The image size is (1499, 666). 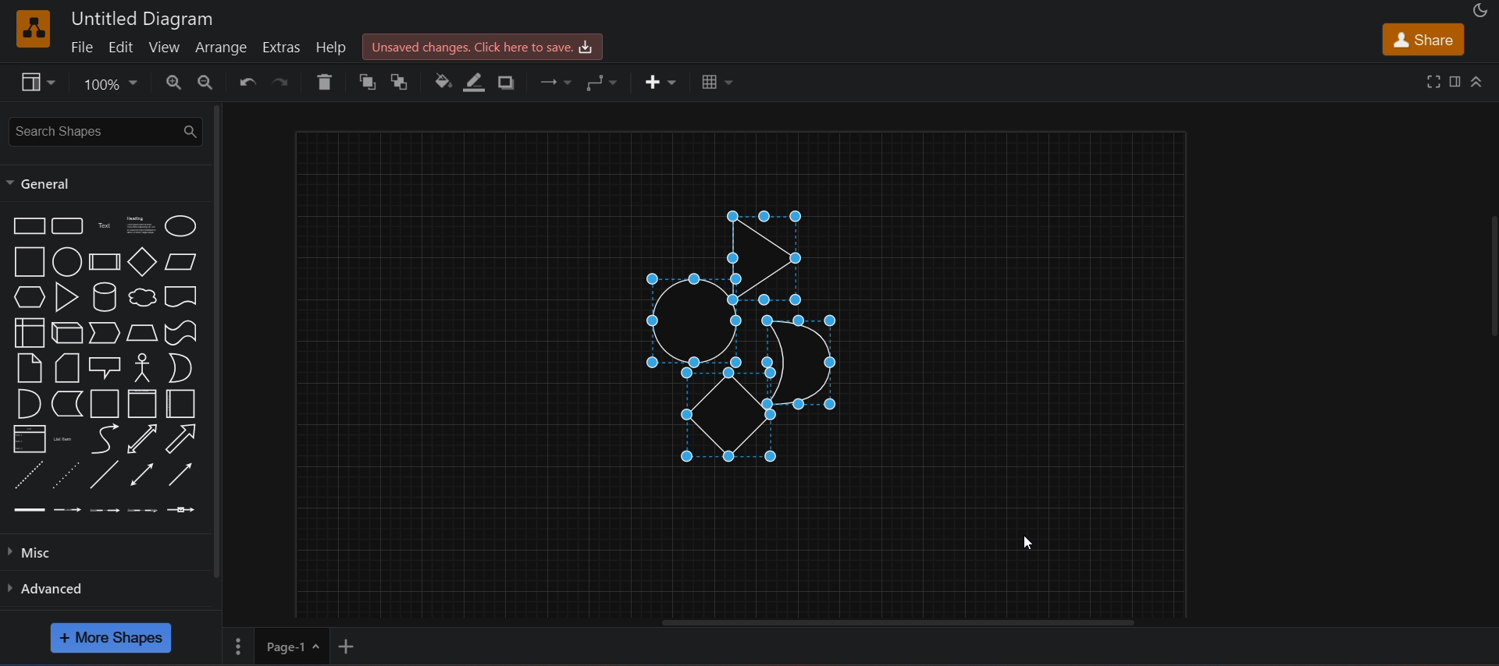 What do you see at coordinates (144, 439) in the screenshot?
I see `bidirectional arrow` at bounding box center [144, 439].